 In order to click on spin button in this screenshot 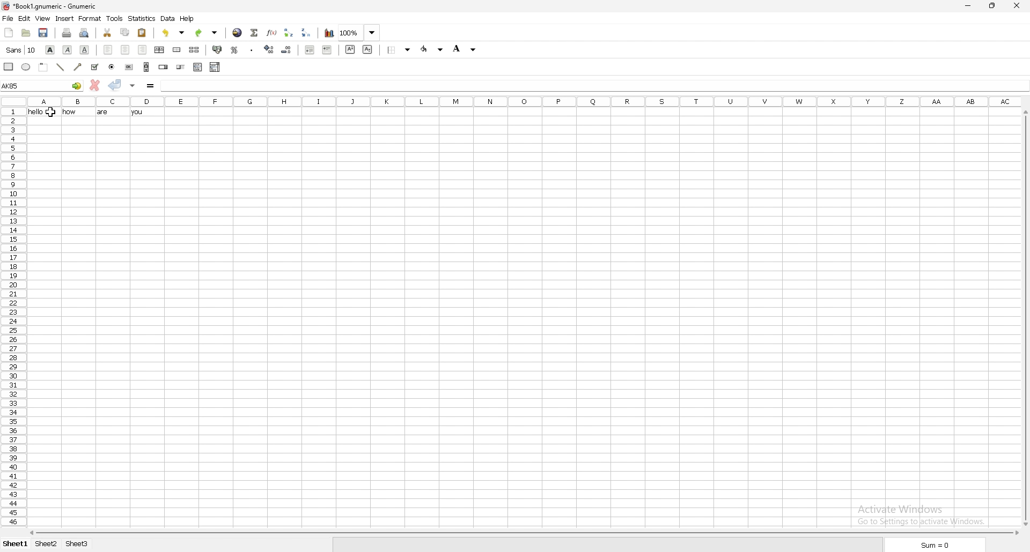, I will do `click(163, 67)`.